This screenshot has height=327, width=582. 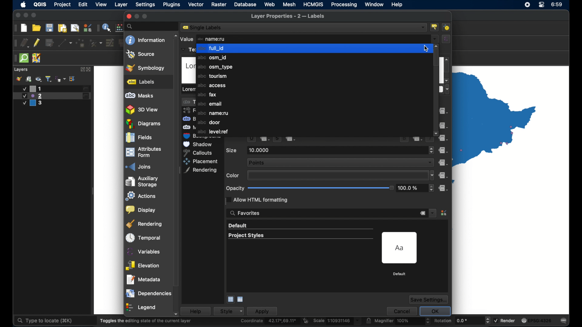 I want to click on name:  ru, so click(x=213, y=114).